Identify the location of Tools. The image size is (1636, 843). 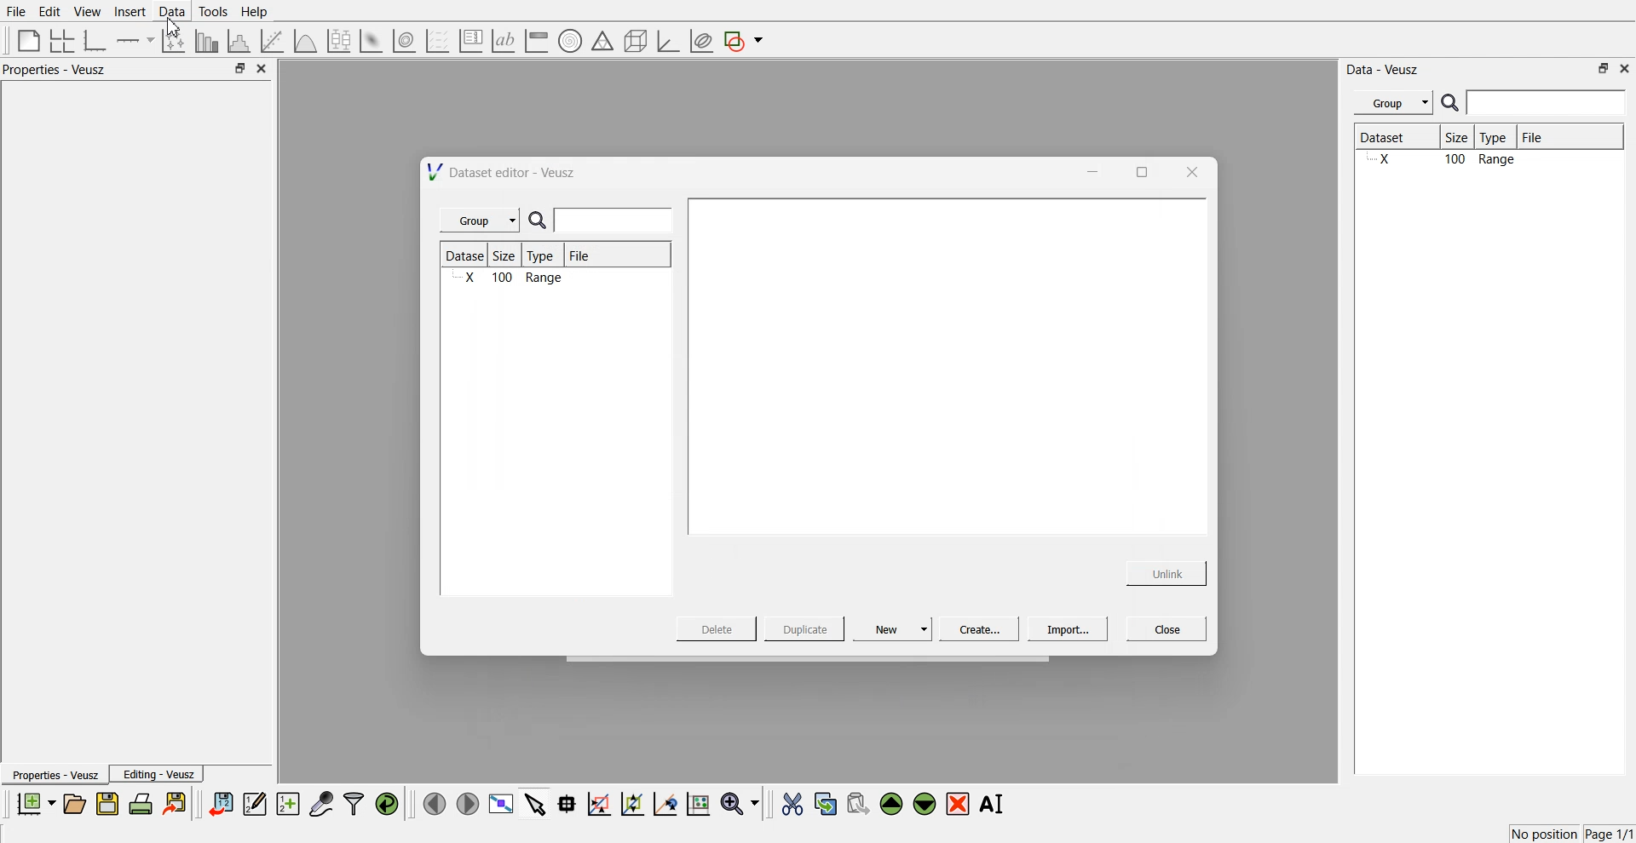
(211, 11).